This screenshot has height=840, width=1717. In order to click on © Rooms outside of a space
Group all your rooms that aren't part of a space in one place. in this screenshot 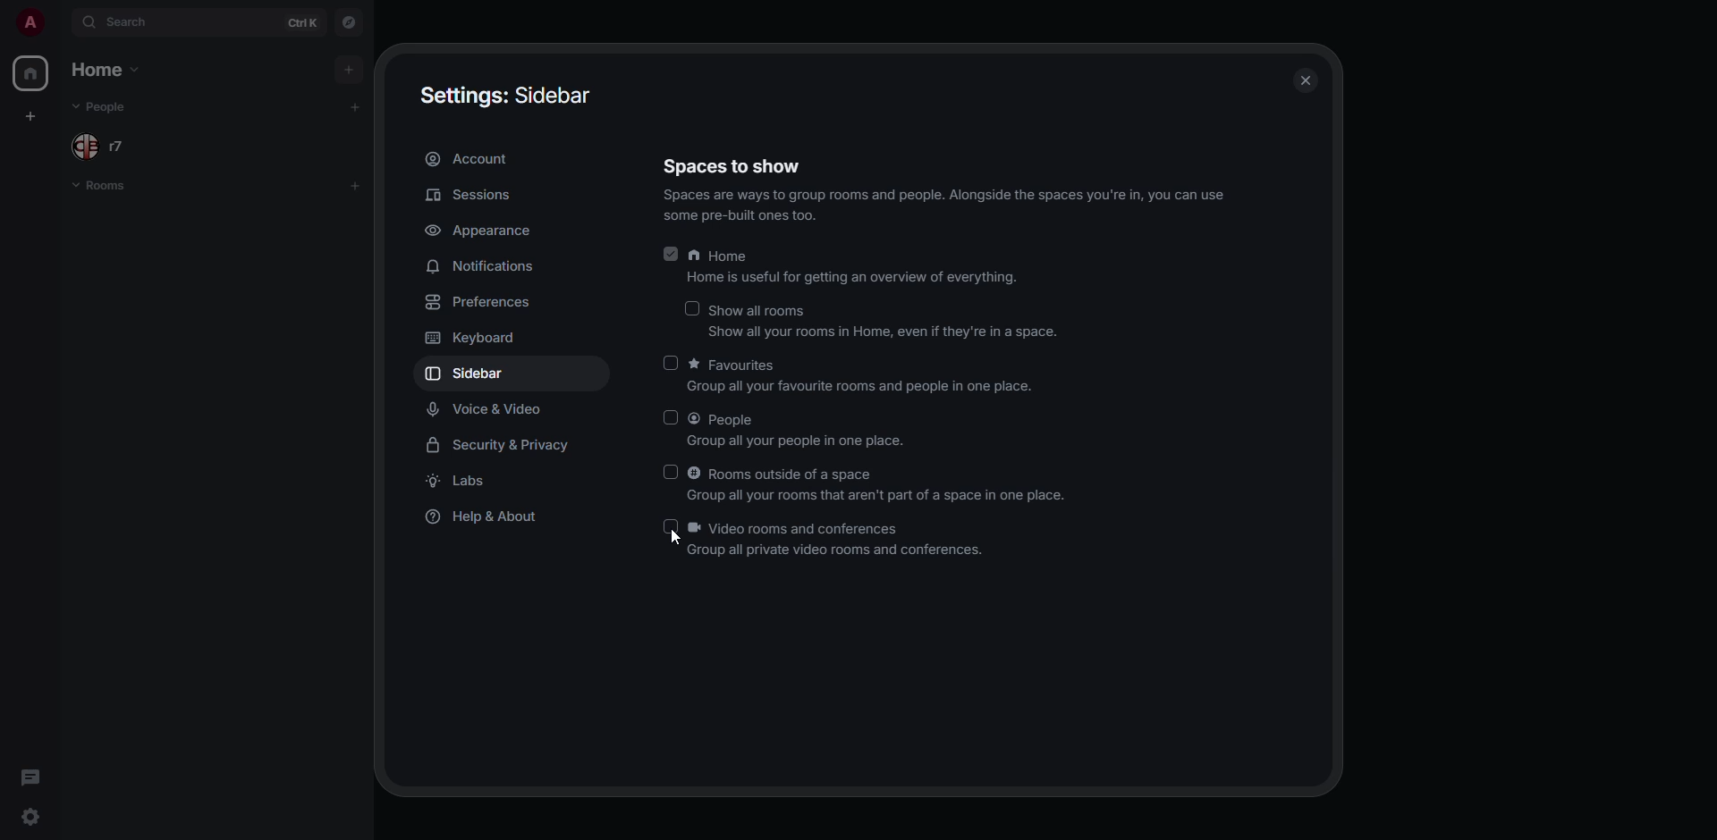, I will do `click(878, 483)`.